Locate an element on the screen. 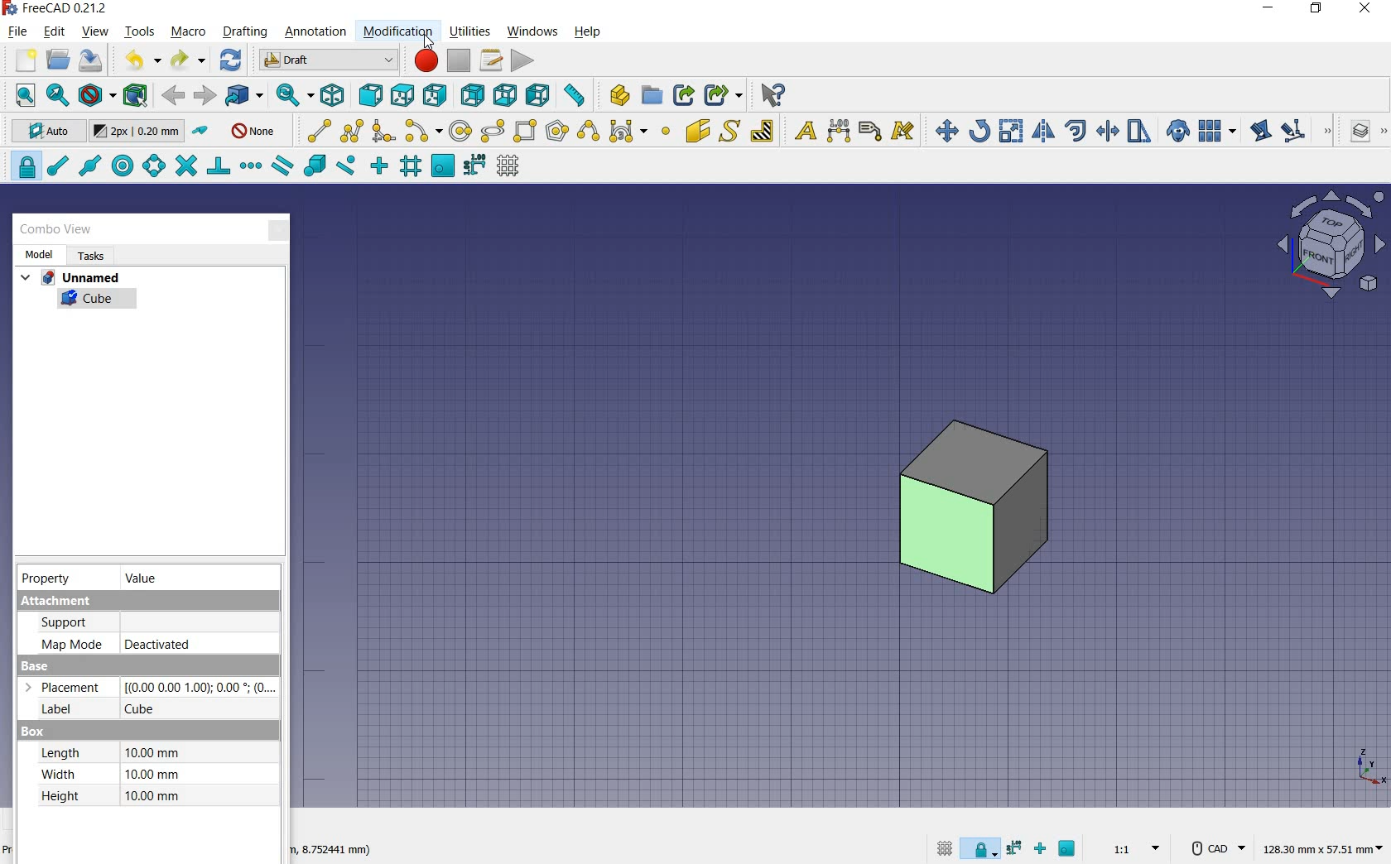  model is located at coordinates (38, 254).